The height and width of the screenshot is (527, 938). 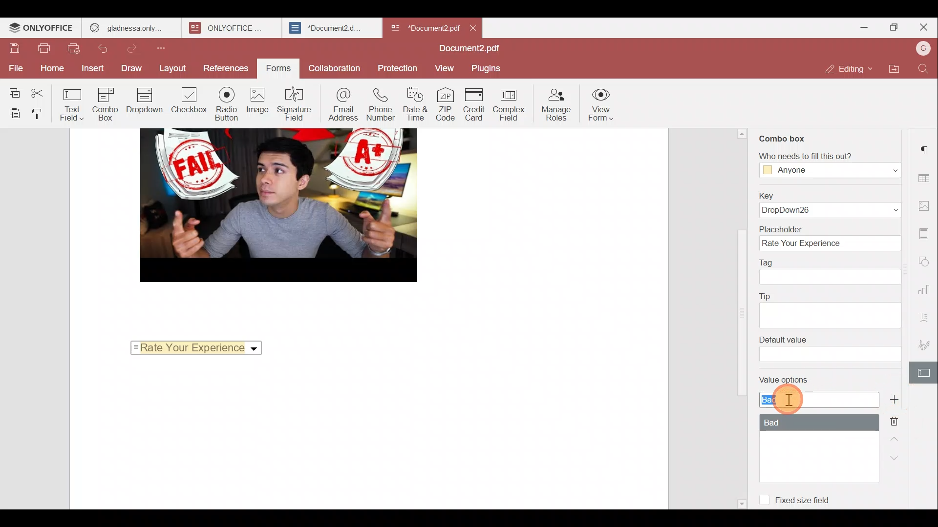 I want to click on View form, so click(x=602, y=102).